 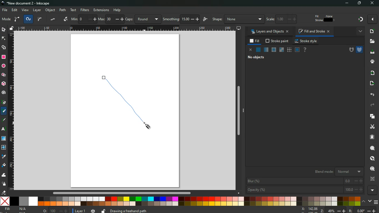 What do you see at coordinates (372, 95) in the screenshot?
I see `back` at bounding box center [372, 95].